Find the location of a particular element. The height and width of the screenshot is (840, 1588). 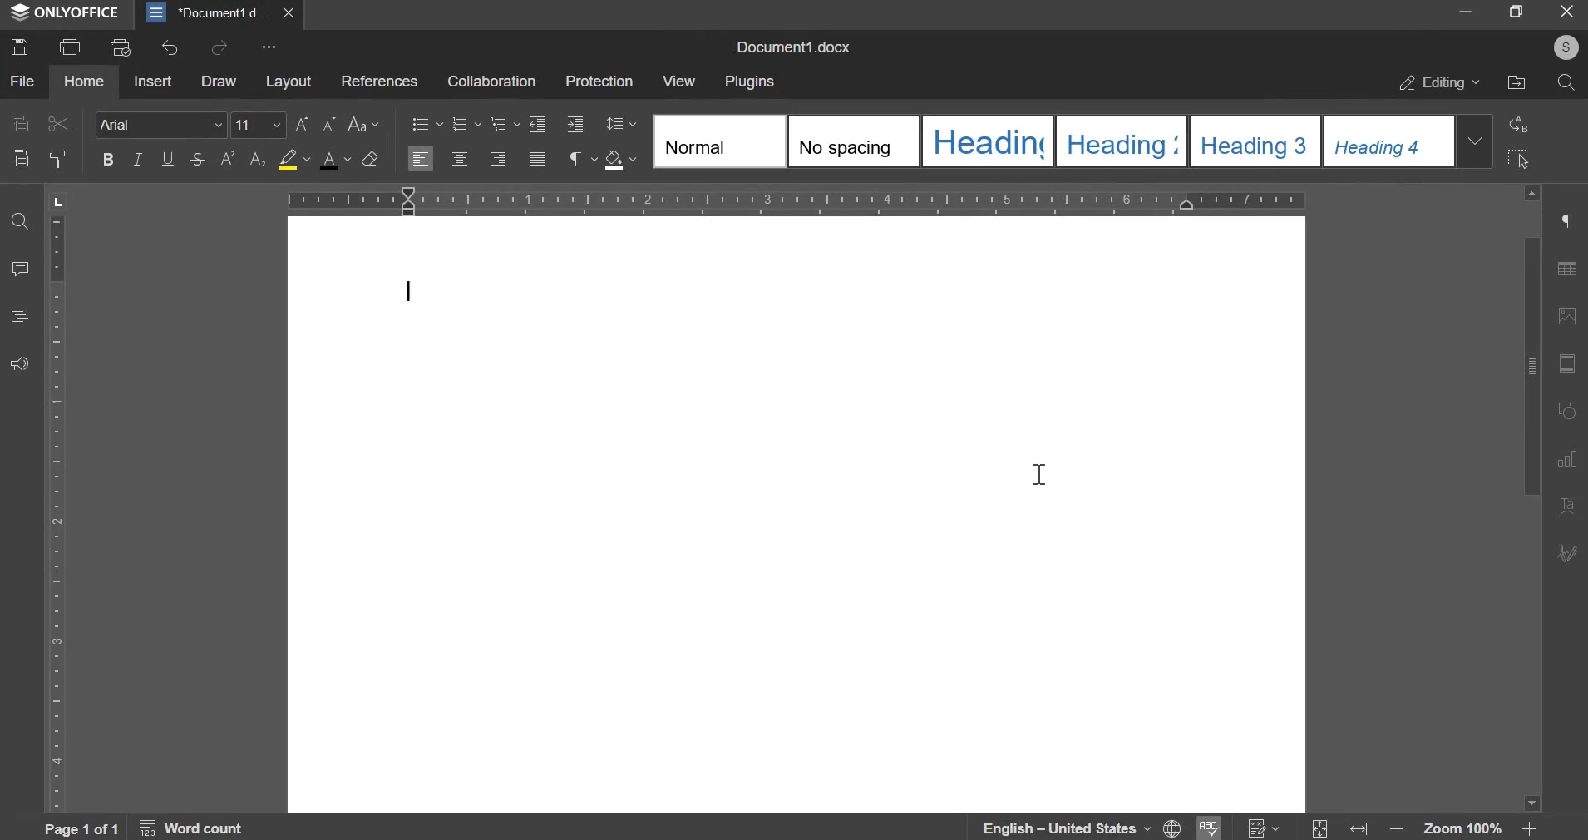

file is located at coordinates (28, 82).